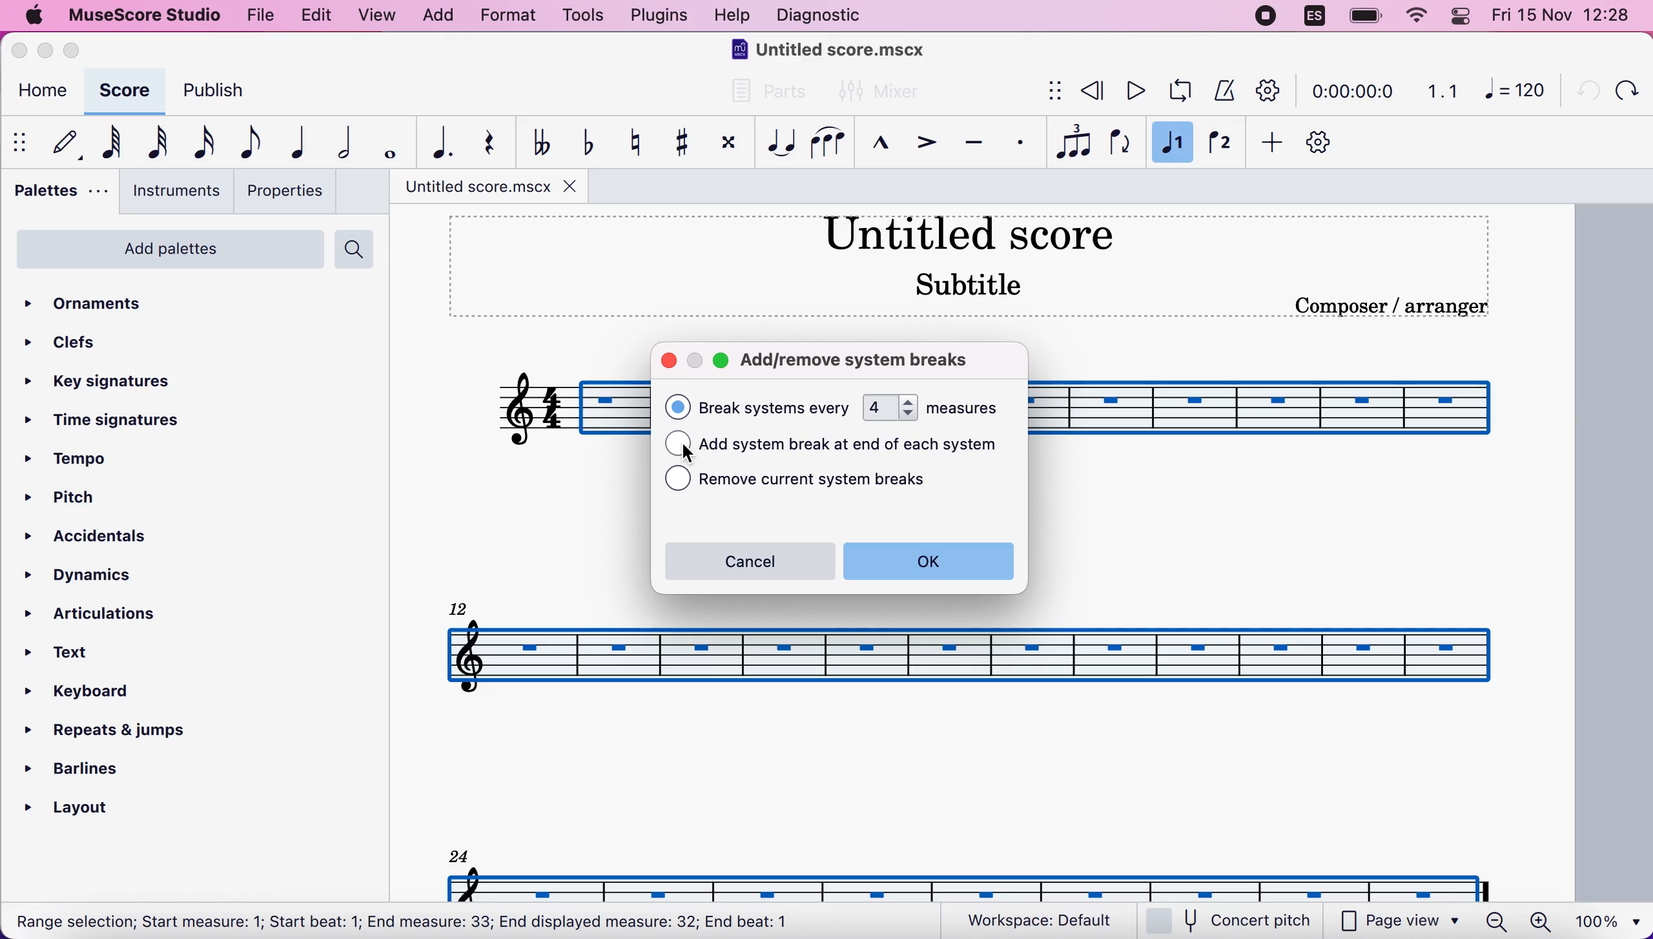 The image size is (1653, 939). What do you see at coordinates (1133, 90) in the screenshot?
I see `play` at bounding box center [1133, 90].